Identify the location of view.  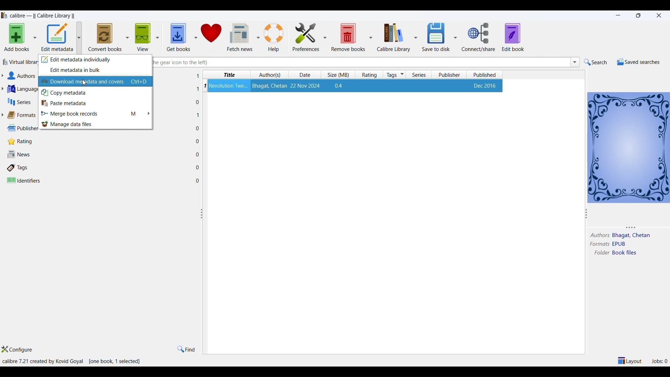
(143, 35).